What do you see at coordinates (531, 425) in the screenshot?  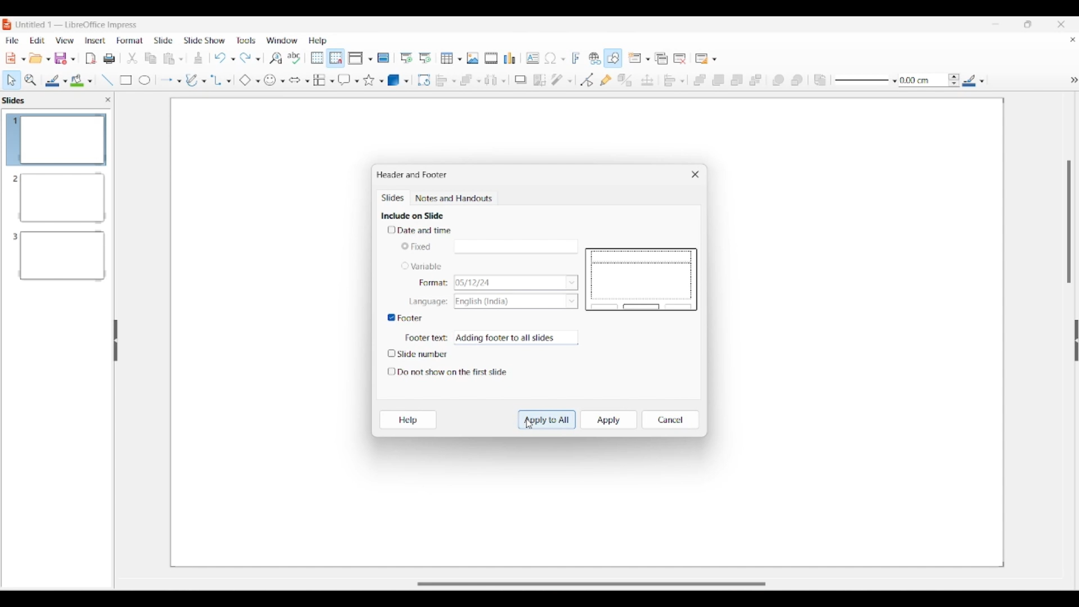 I see `Cursor` at bounding box center [531, 425].